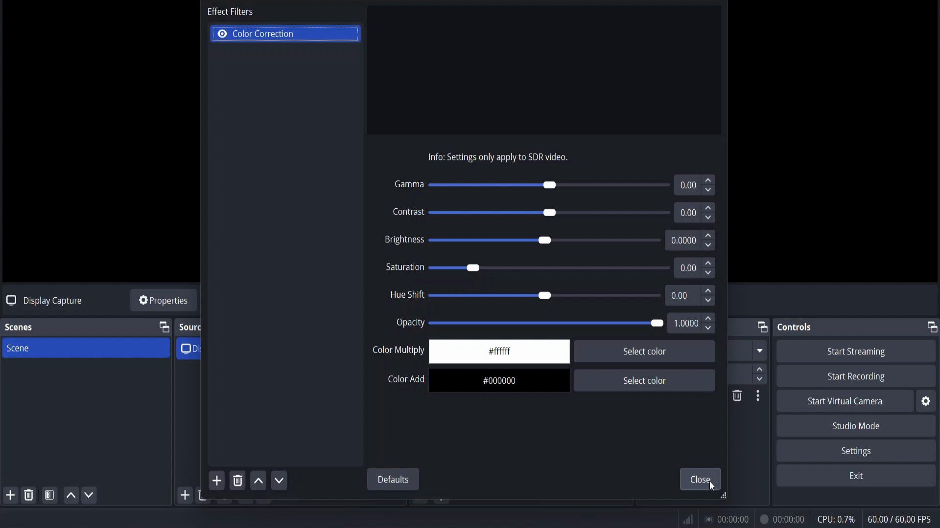 Image resolution: width=940 pixels, height=528 pixels. I want to click on controls, so click(797, 327).